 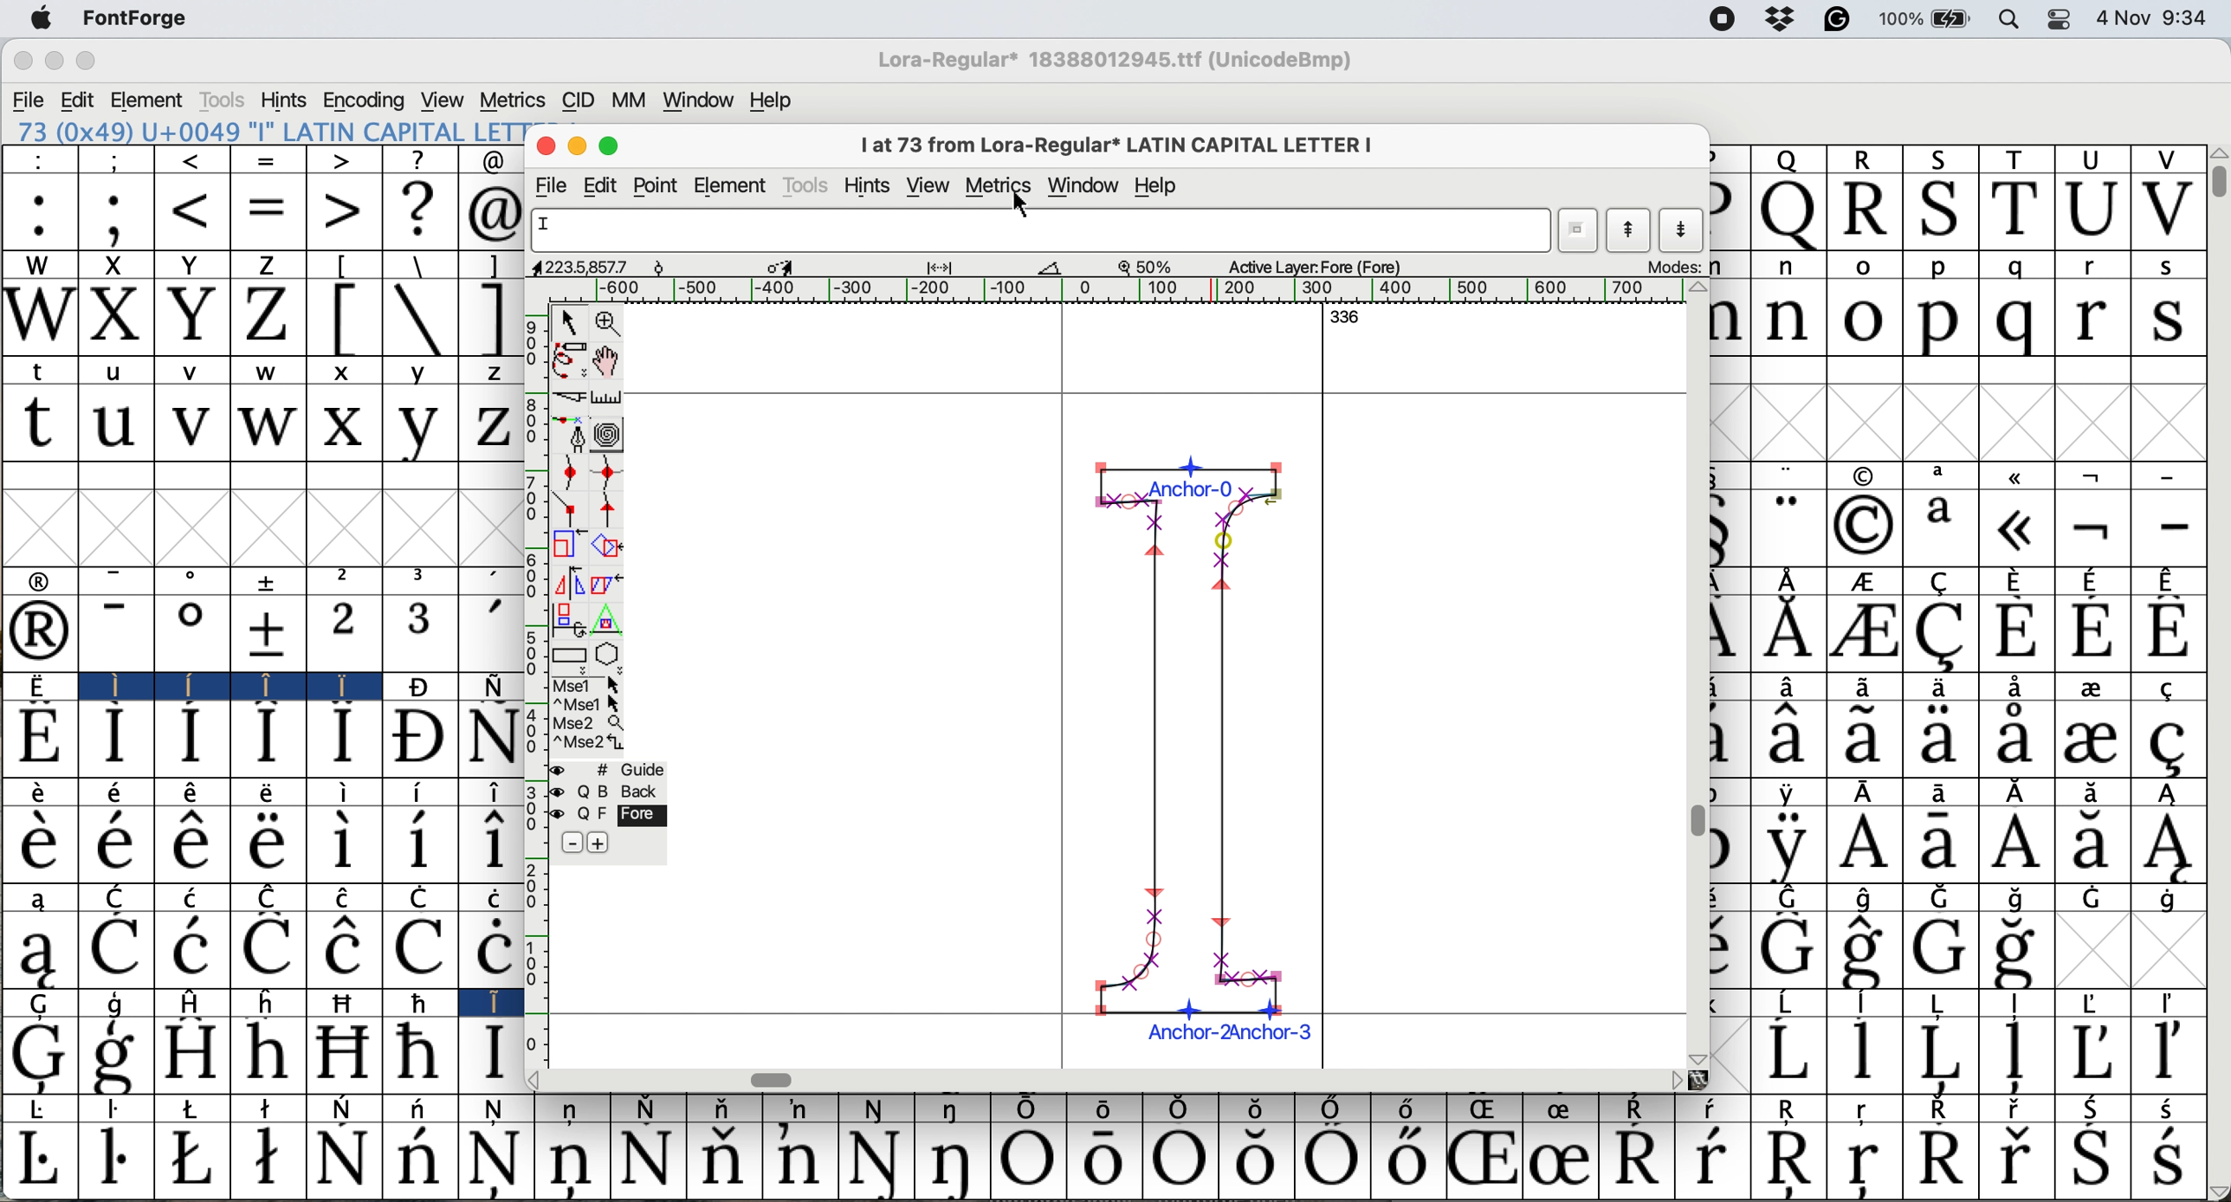 I want to click on Symbol, so click(x=2091, y=1051).